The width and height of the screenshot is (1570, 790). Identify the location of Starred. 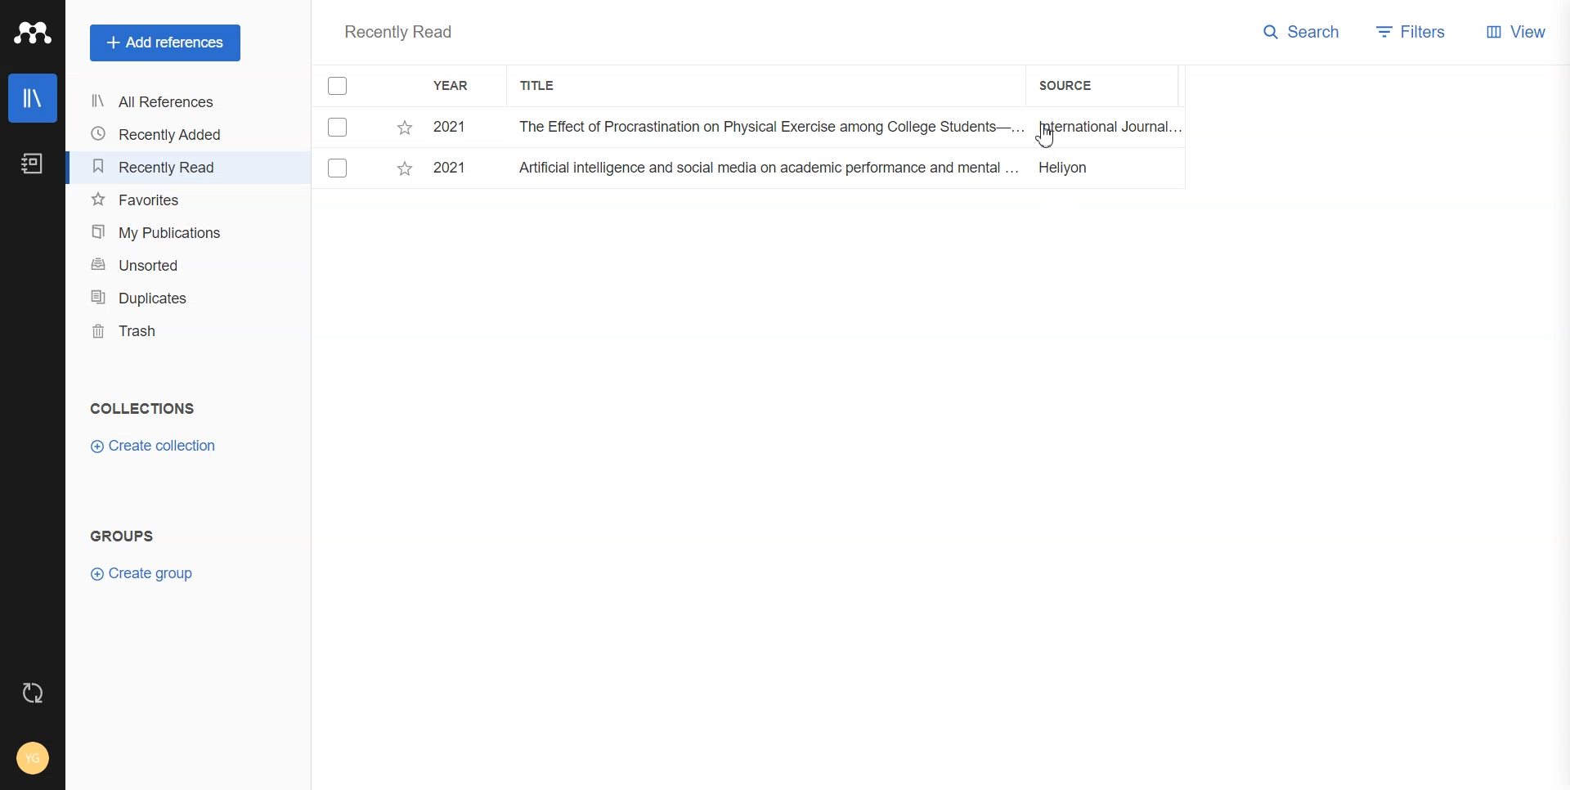
(404, 172).